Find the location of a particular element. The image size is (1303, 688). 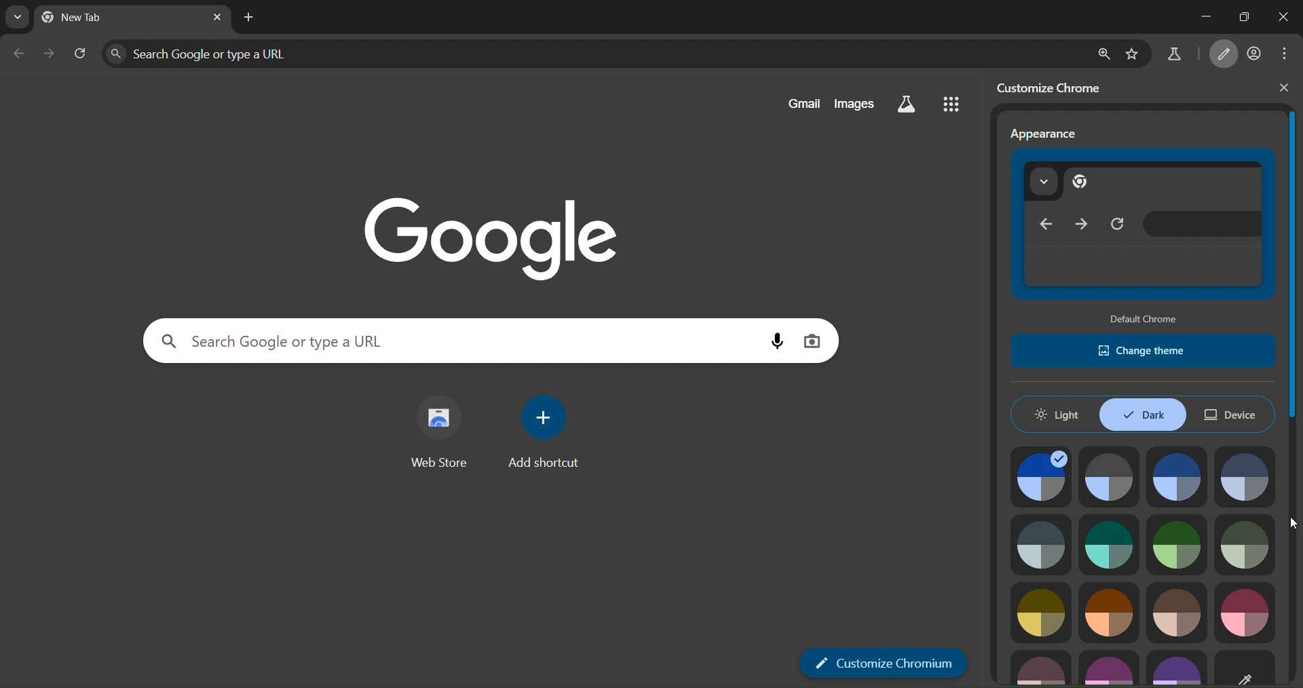

default chrome is located at coordinates (1148, 318).